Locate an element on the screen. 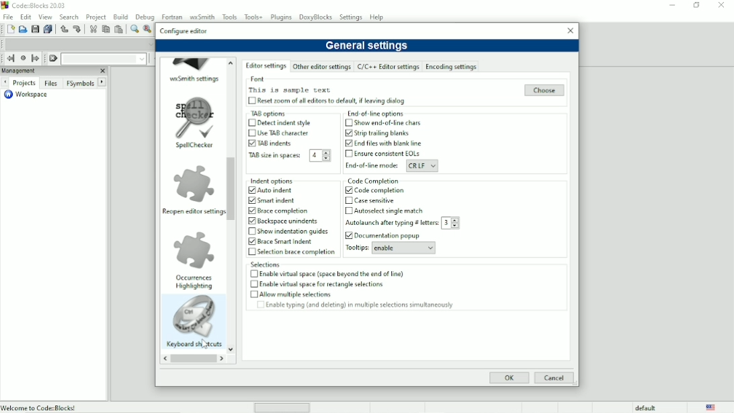 This screenshot has width=734, height=413. reverse is located at coordinates (164, 359).